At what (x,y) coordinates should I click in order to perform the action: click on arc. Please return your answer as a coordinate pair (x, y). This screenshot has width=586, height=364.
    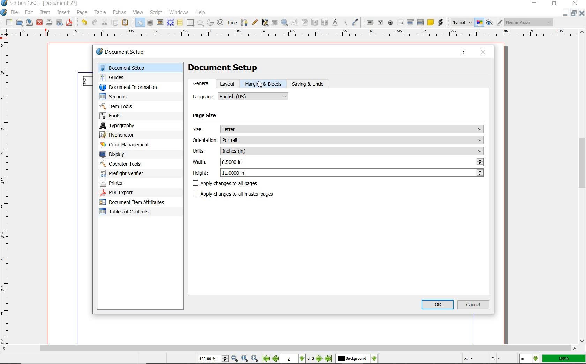
    Looking at the image, I should click on (210, 23).